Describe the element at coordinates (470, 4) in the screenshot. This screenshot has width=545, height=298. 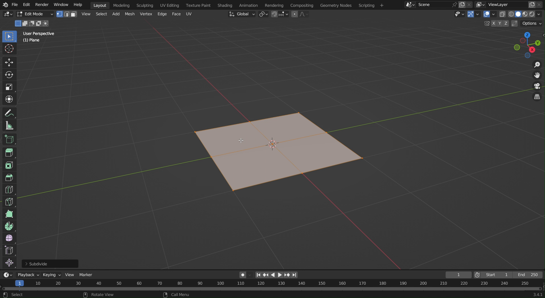
I see `close` at that location.